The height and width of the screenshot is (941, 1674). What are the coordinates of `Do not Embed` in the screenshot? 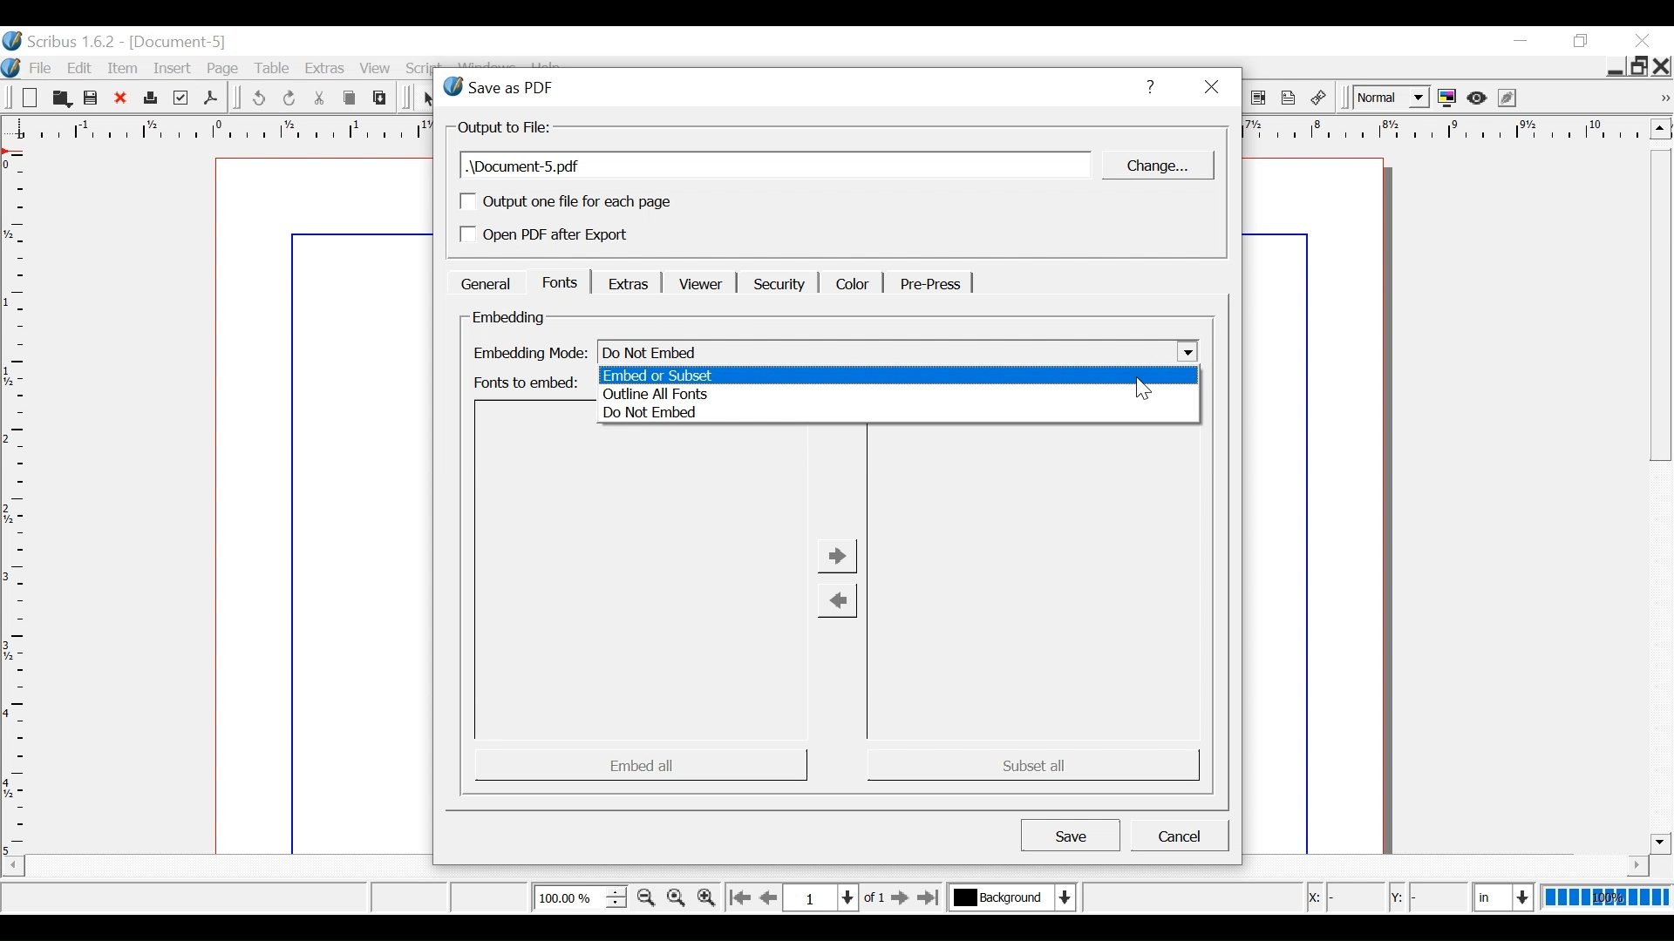 It's located at (901, 414).